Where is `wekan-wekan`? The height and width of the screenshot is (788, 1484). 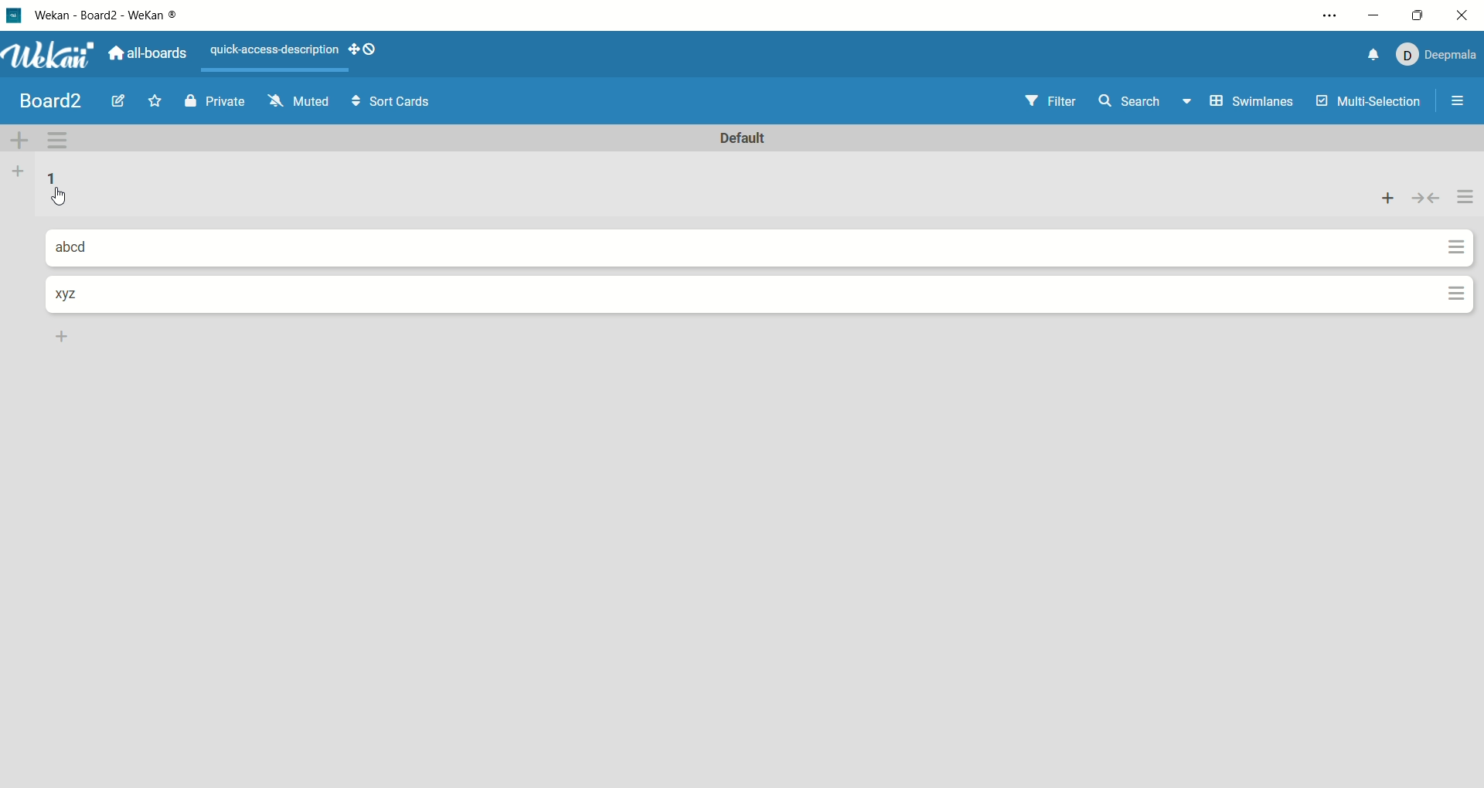
wekan-wekan is located at coordinates (114, 17).